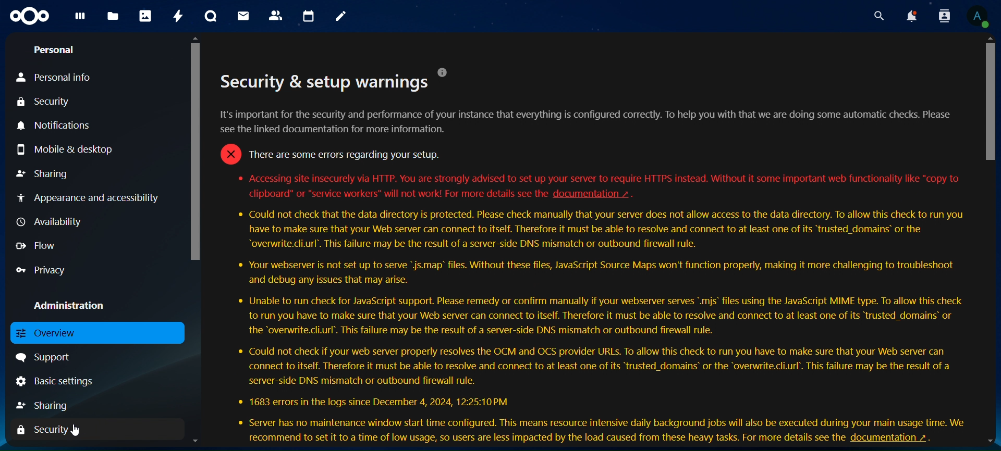 This screenshot has width=1001, height=451. What do you see at coordinates (911, 17) in the screenshot?
I see `notification` at bounding box center [911, 17].